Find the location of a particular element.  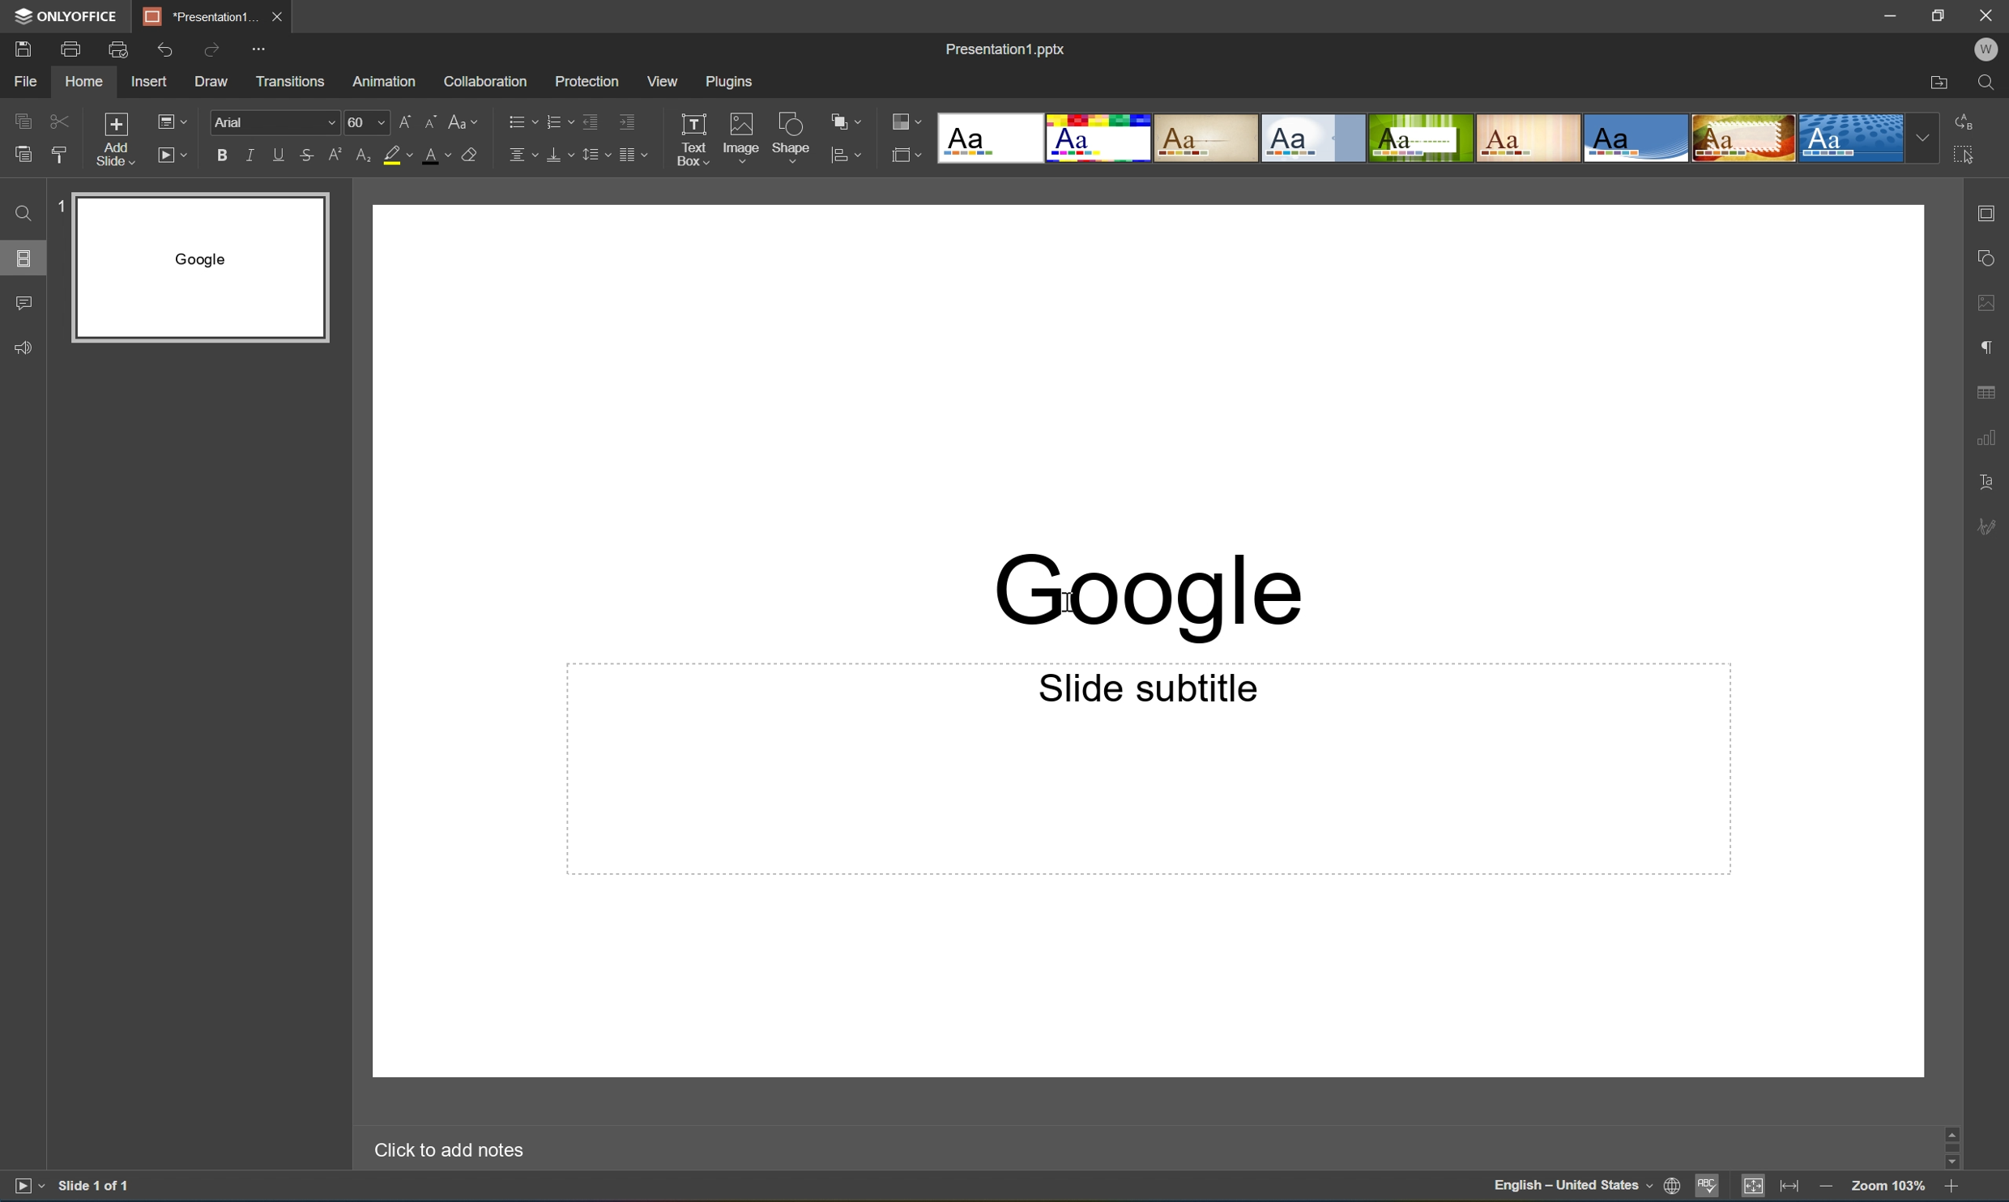

Arial is located at coordinates (274, 125).